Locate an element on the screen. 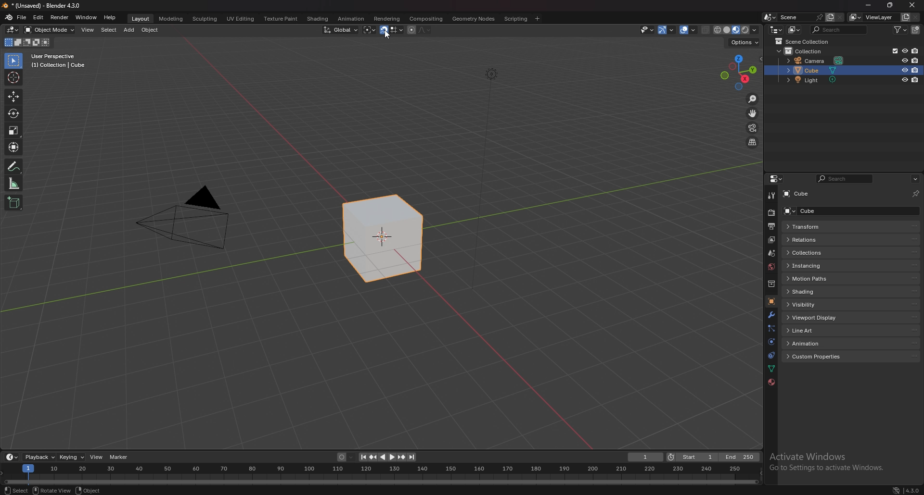 Image resolution: width=924 pixels, height=495 pixels. line art is located at coordinates (816, 330).